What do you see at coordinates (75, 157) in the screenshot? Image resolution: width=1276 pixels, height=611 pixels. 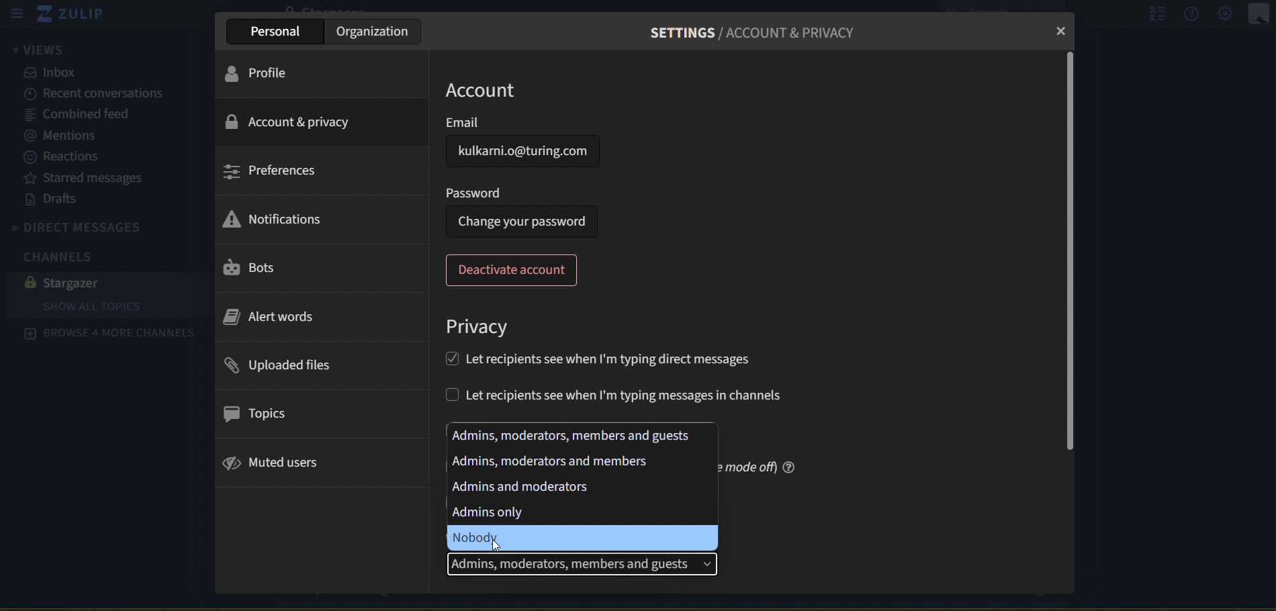 I see `reactions` at bounding box center [75, 157].